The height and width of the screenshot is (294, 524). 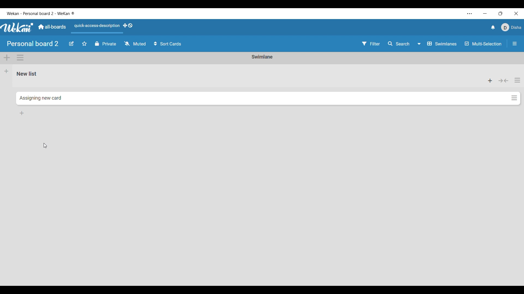 I want to click on More settings, so click(x=470, y=14).